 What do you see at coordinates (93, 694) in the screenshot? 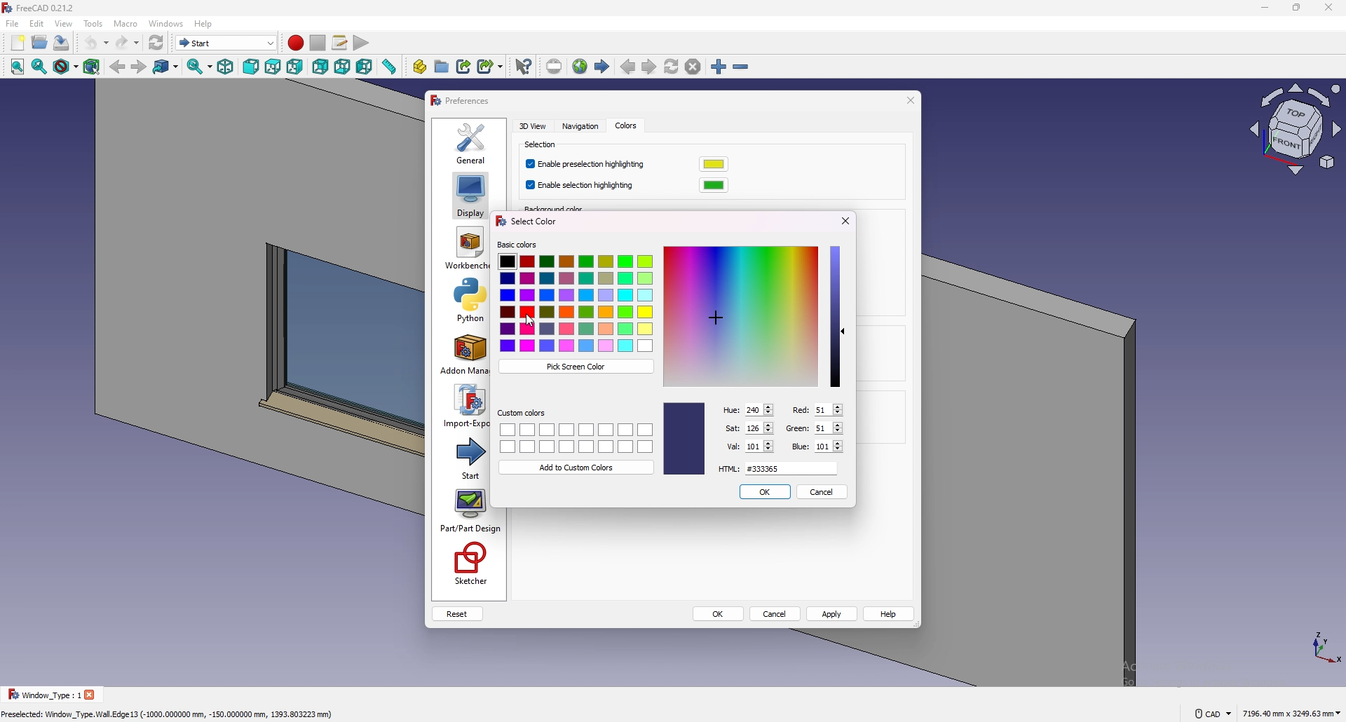
I see `close` at bounding box center [93, 694].